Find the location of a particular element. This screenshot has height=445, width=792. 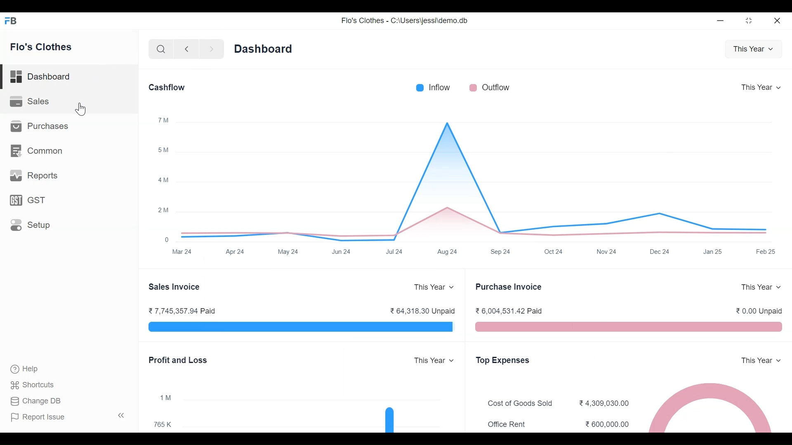

Dashboard is located at coordinates (68, 77).